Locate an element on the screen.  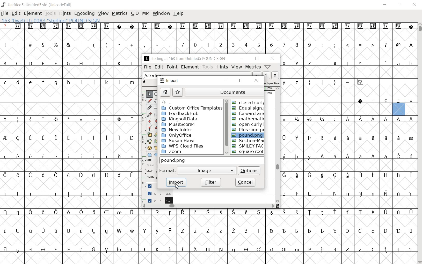
Symbol is located at coordinates (373, 157).